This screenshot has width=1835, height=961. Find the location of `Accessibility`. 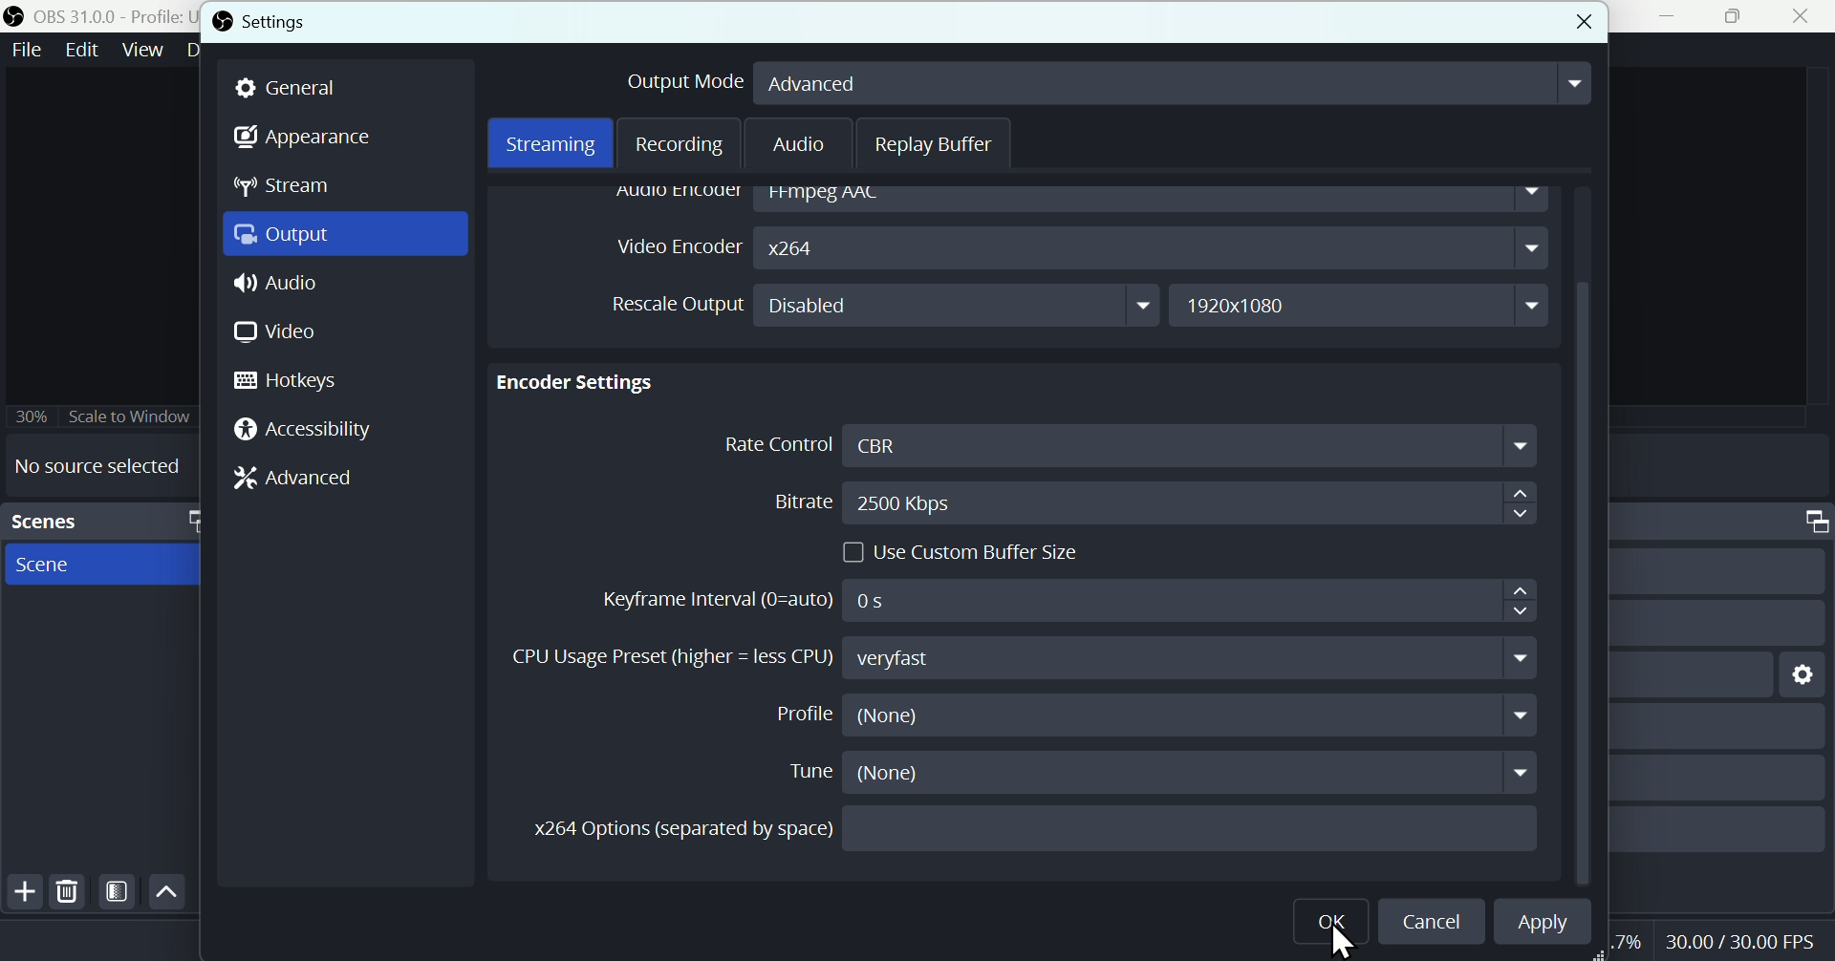

Accessibility is located at coordinates (303, 432).